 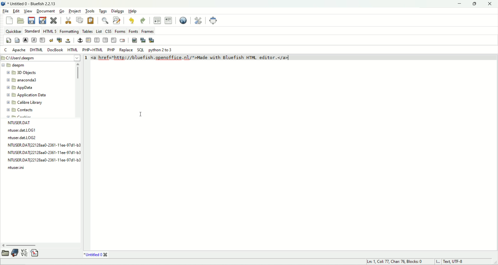 What do you see at coordinates (113, 40) in the screenshot?
I see `HTML comment` at bounding box center [113, 40].